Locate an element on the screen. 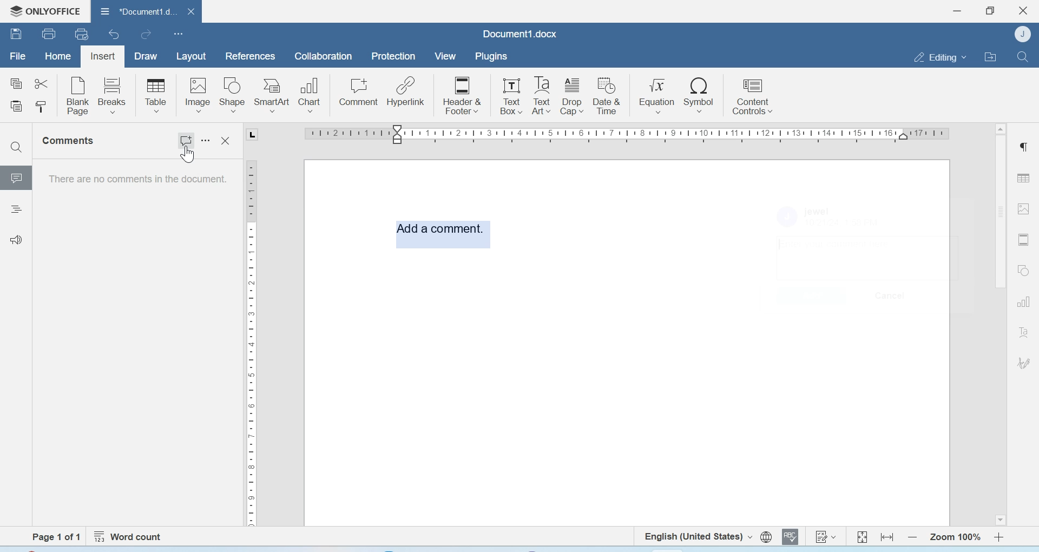 Image resolution: width=1039 pixels, height=552 pixels. Table is located at coordinates (156, 95).